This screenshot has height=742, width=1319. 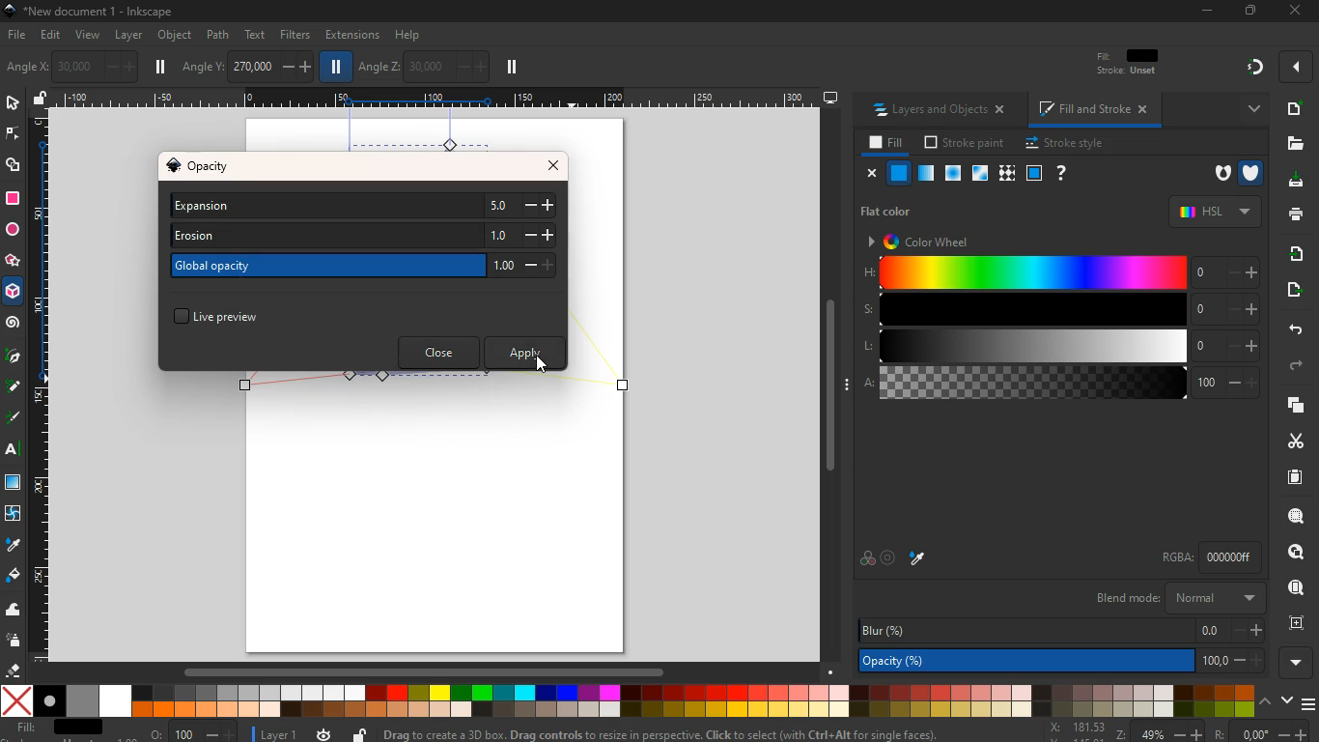 I want to click on frame, so click(x=1296, y=623).